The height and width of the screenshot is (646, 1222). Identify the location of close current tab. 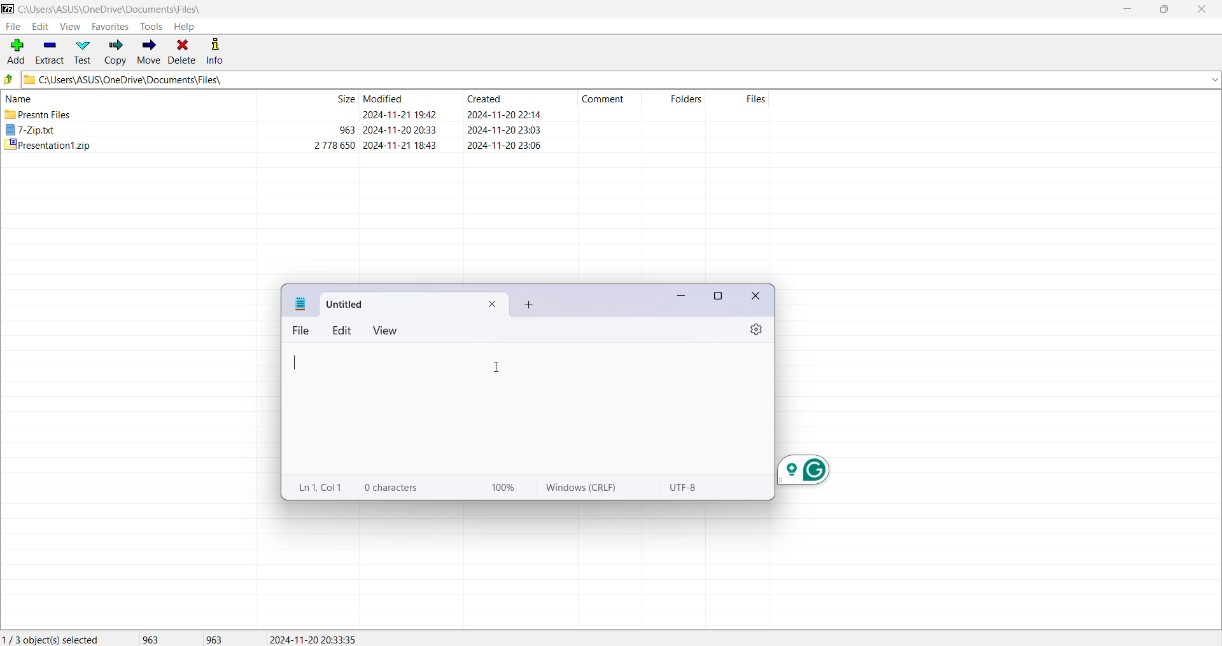
(492, 304).